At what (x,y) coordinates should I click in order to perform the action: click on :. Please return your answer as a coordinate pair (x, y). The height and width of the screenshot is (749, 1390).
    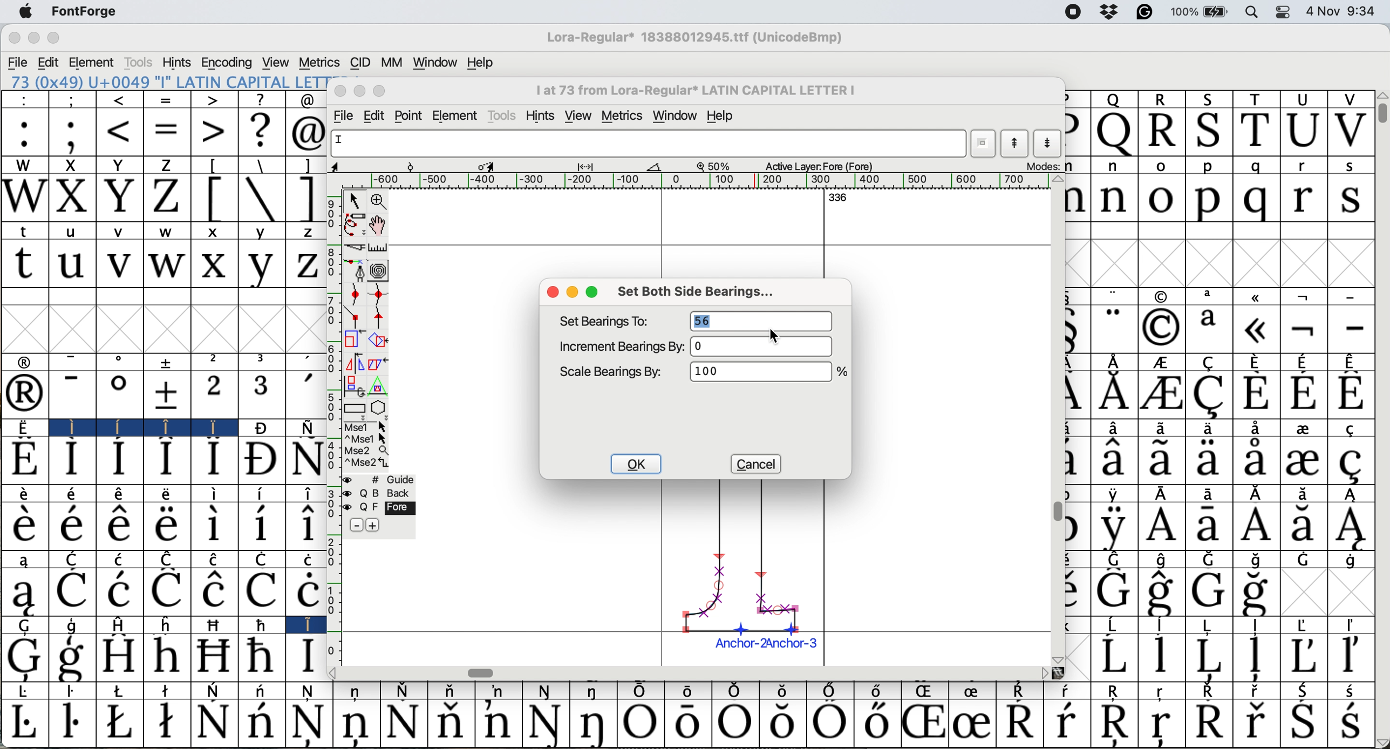
    Looking at the image, I should click on (23, 100).